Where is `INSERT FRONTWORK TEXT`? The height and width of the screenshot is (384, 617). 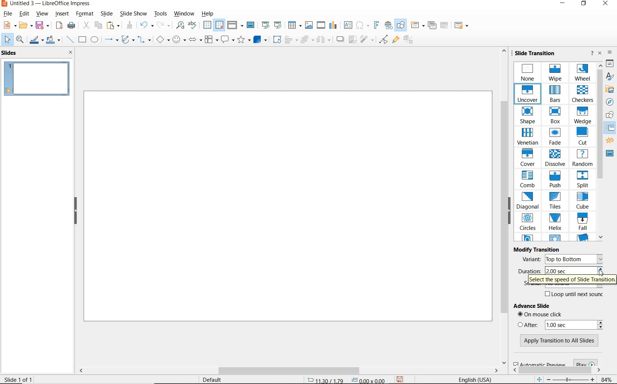
INSERT FRONTWORK TEXT is located at coordinates (376, 25).